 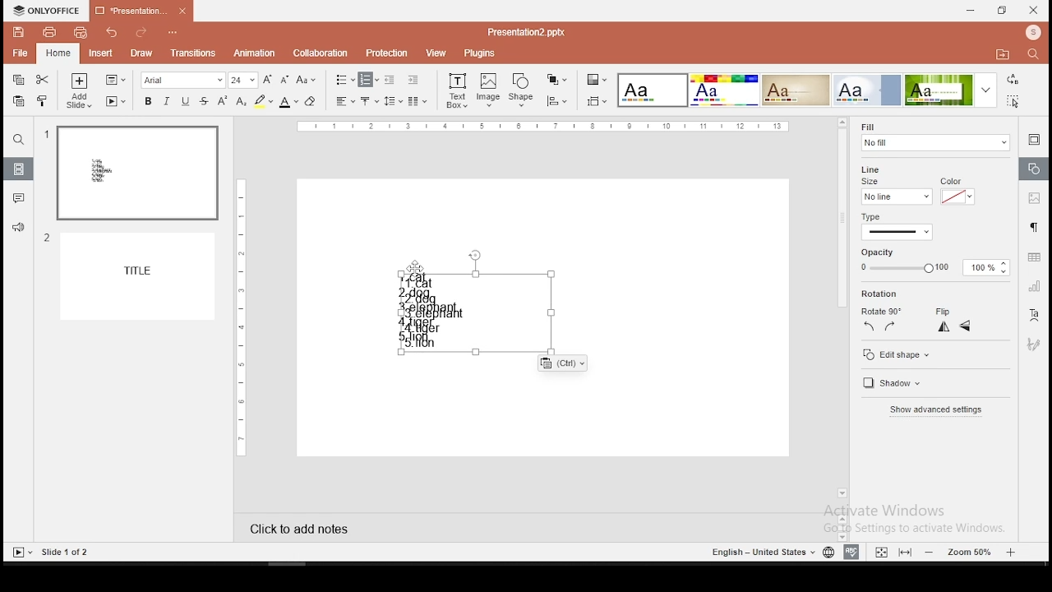 What do you see at coordinates (906, 553) in the screenshot?
I see `fit to width` at bounding box center [906, 553].